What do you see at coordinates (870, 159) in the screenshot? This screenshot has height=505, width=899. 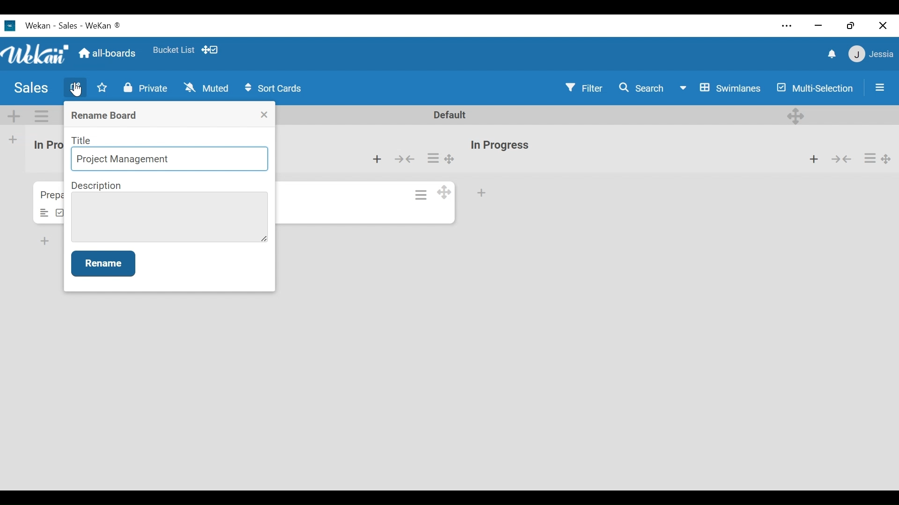 I see `list actions` at bounding box center [870, 159].